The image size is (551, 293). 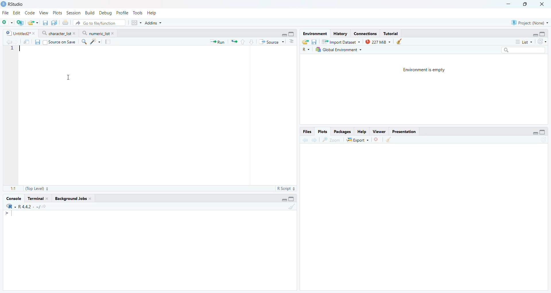 What do you see at coordinates (271, 42) in the screenshot?
I see `Source` at bounding box center [271, 42].